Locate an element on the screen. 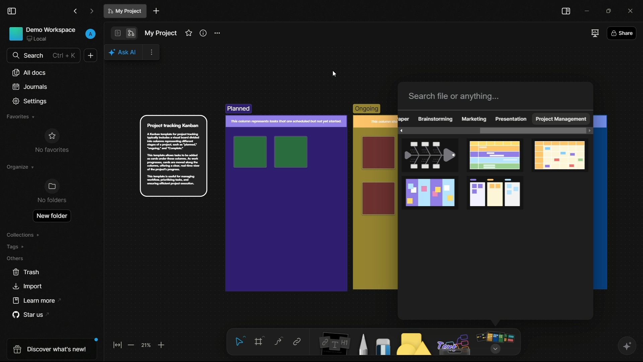 This screenshot has width=643, height=362. zoom out is located at coordinates (130, 345).